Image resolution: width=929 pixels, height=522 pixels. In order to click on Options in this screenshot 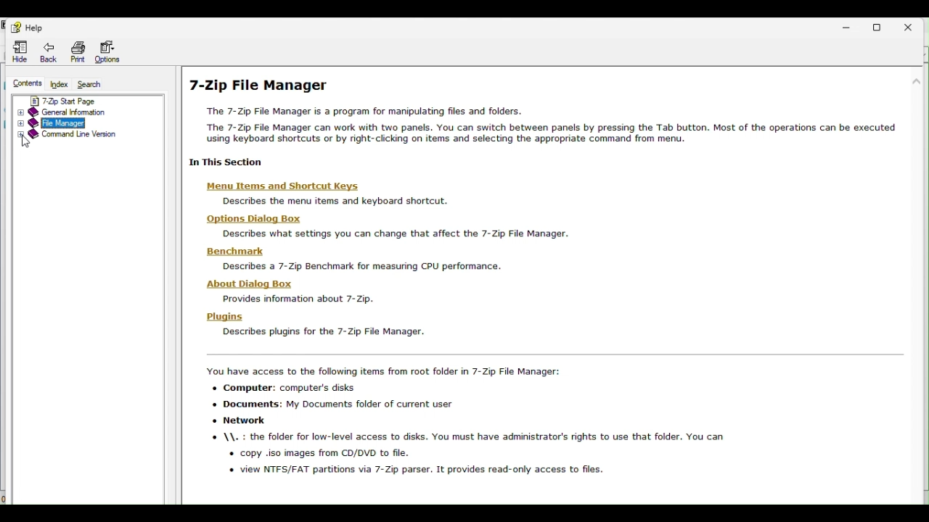, I will do `click(113, 54)`.